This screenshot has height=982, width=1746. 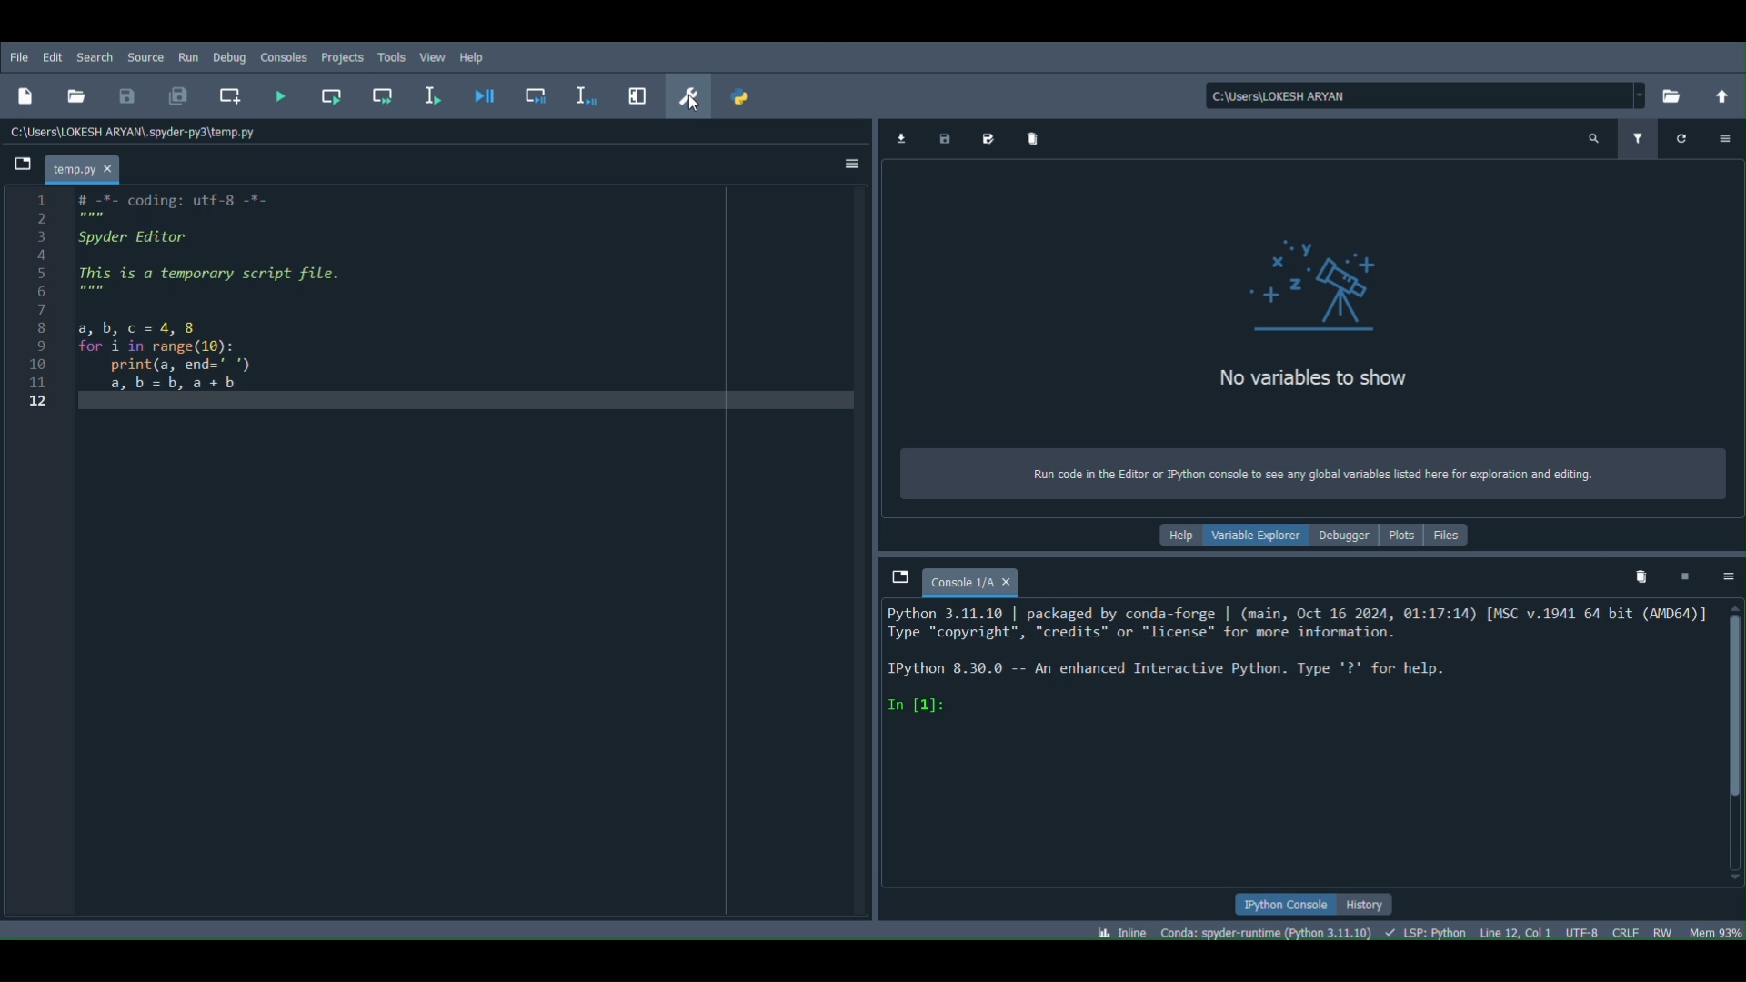 What do you see at coordinates (230, 93) in the screenshot?
I see `Create new cell at the current line (Ctrl + 2)` at bounding box center [230, 93].